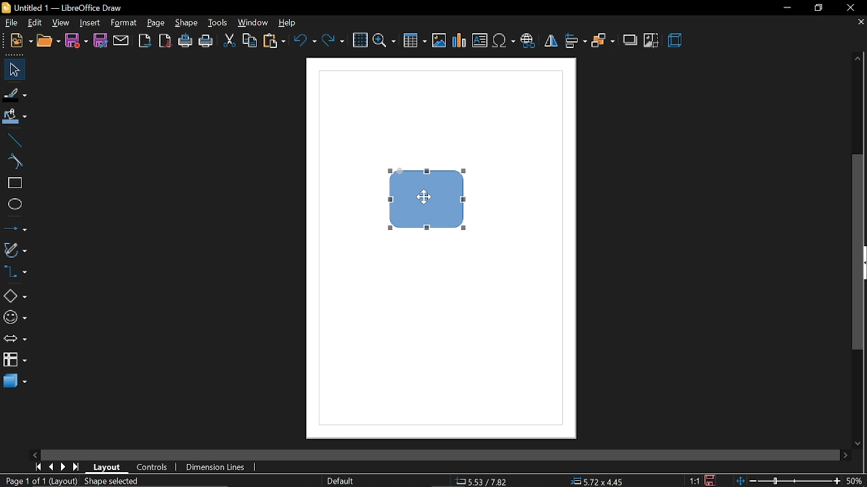 Image resolution: width=867 pixels, height=487 pixels. Describe the element at coordinates (859, 59) in the screenshot. I see `move up` at that location.